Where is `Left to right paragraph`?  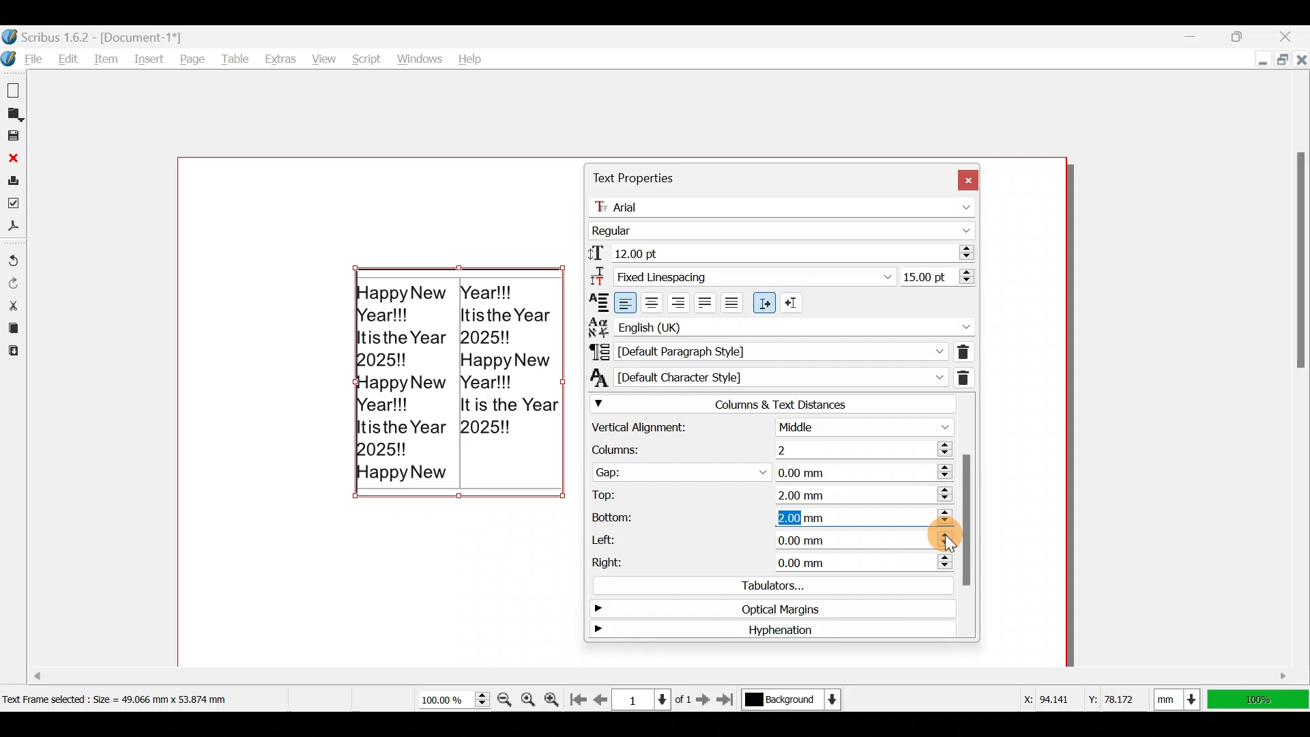
Left to right paragraph is located at coordinates (764, 303).